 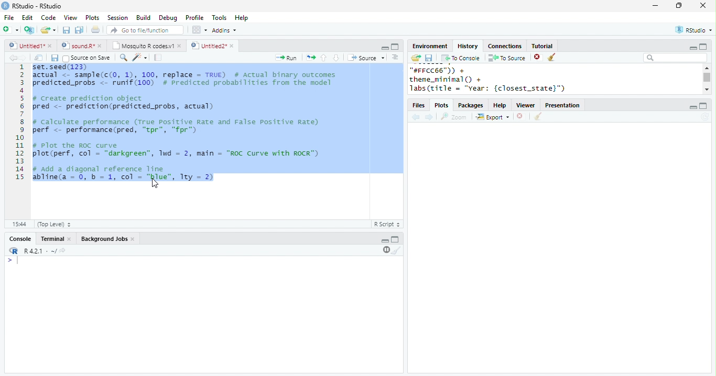 I want to click on Top Level, so click(x=55, y=224).